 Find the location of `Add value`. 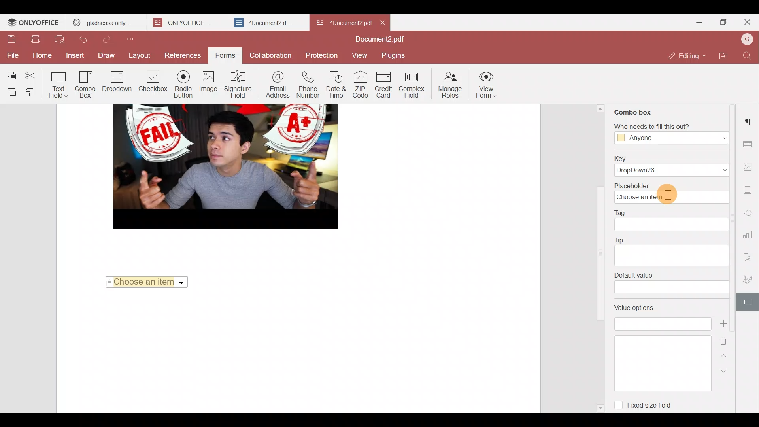

Add value is located at coordinates (725, 324).